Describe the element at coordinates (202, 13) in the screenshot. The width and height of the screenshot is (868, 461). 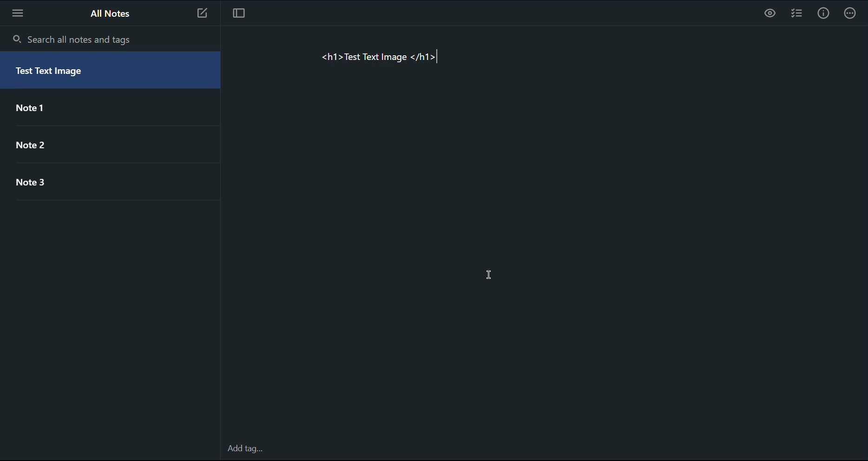
I see `New Note` at that location.